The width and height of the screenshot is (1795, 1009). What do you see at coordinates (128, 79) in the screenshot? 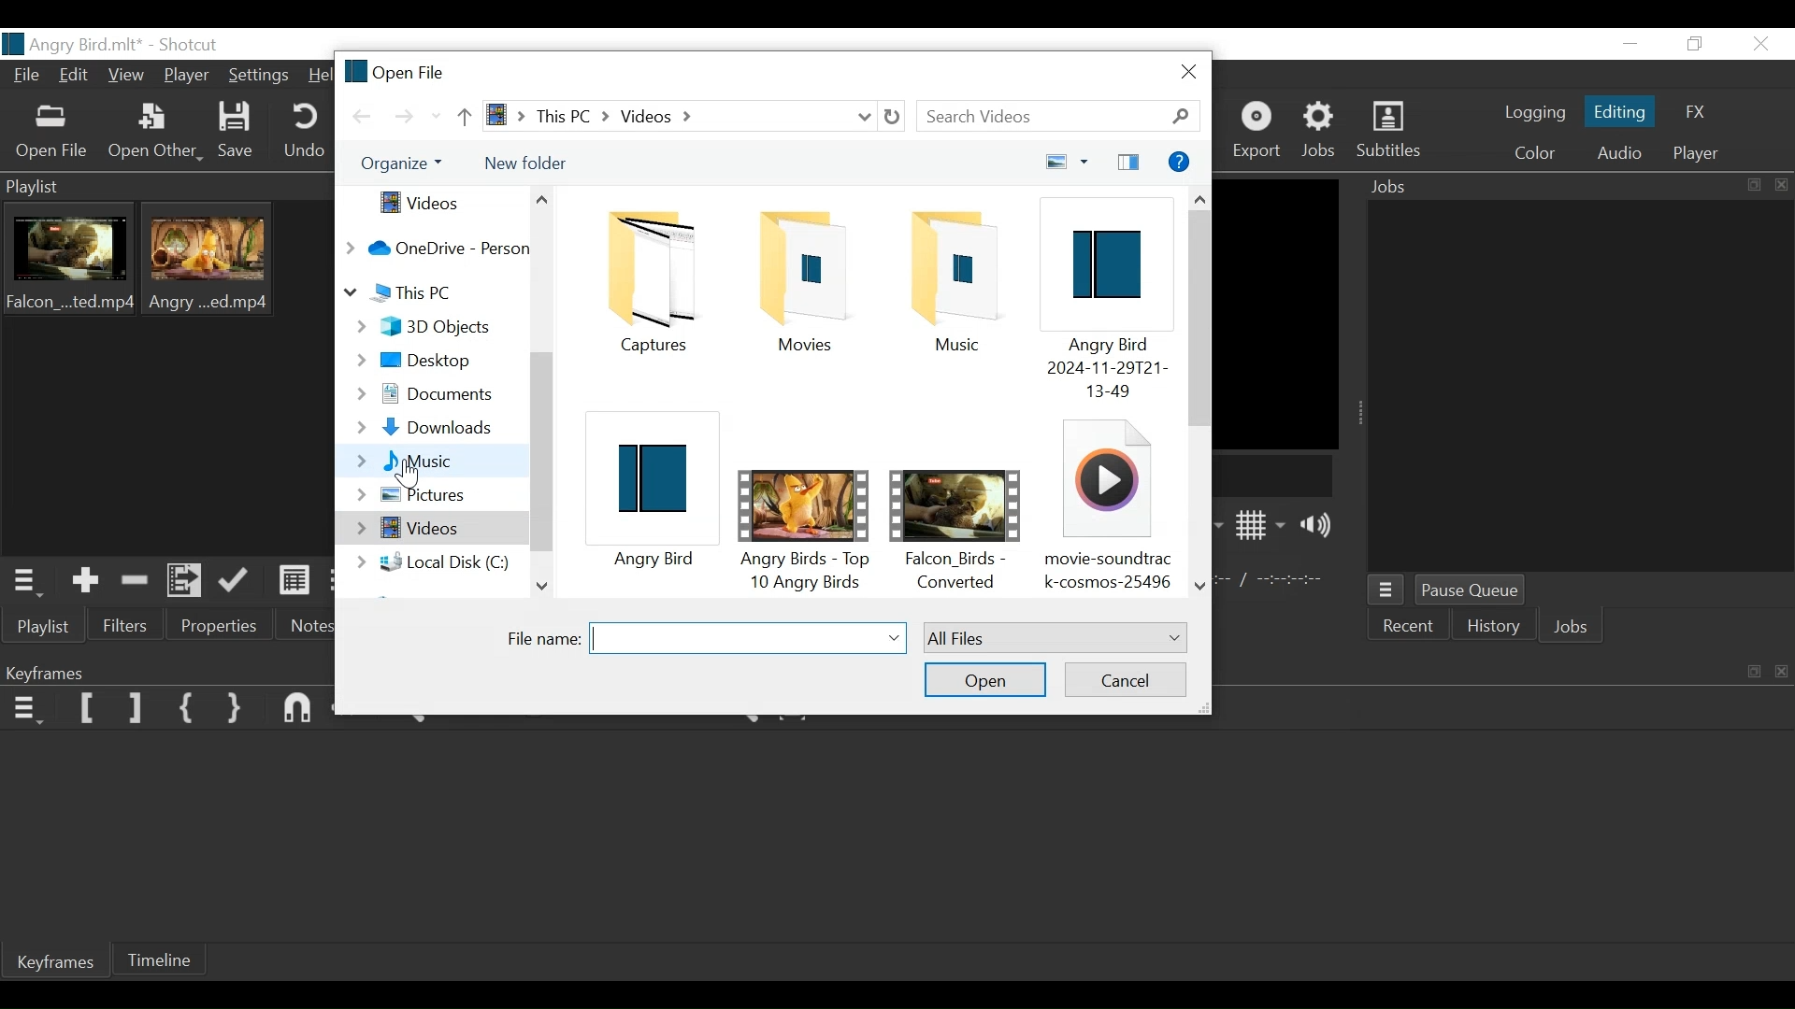
I see `View` at bounding box center [128, 79].